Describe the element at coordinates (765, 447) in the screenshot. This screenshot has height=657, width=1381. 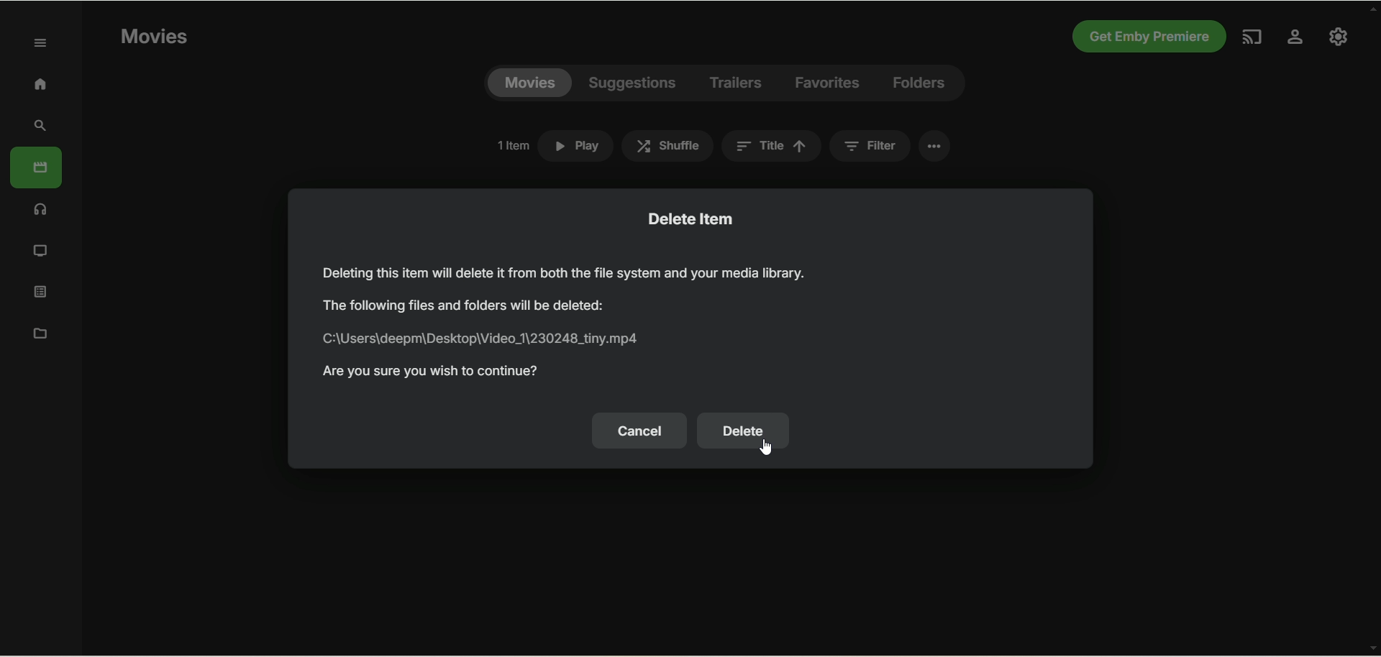
I see `Cursor` at that location.